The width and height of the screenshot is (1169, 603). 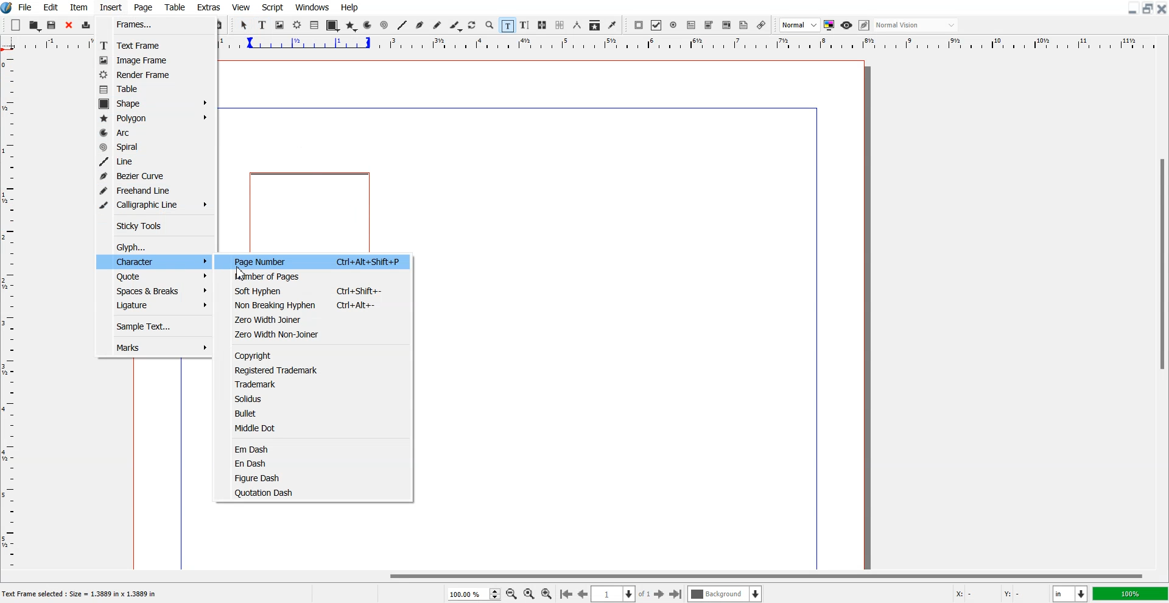 What do you see at coordinates (726, 594) in the screenshot?
I see `Select the current layer` at bounding box center [726, 594].